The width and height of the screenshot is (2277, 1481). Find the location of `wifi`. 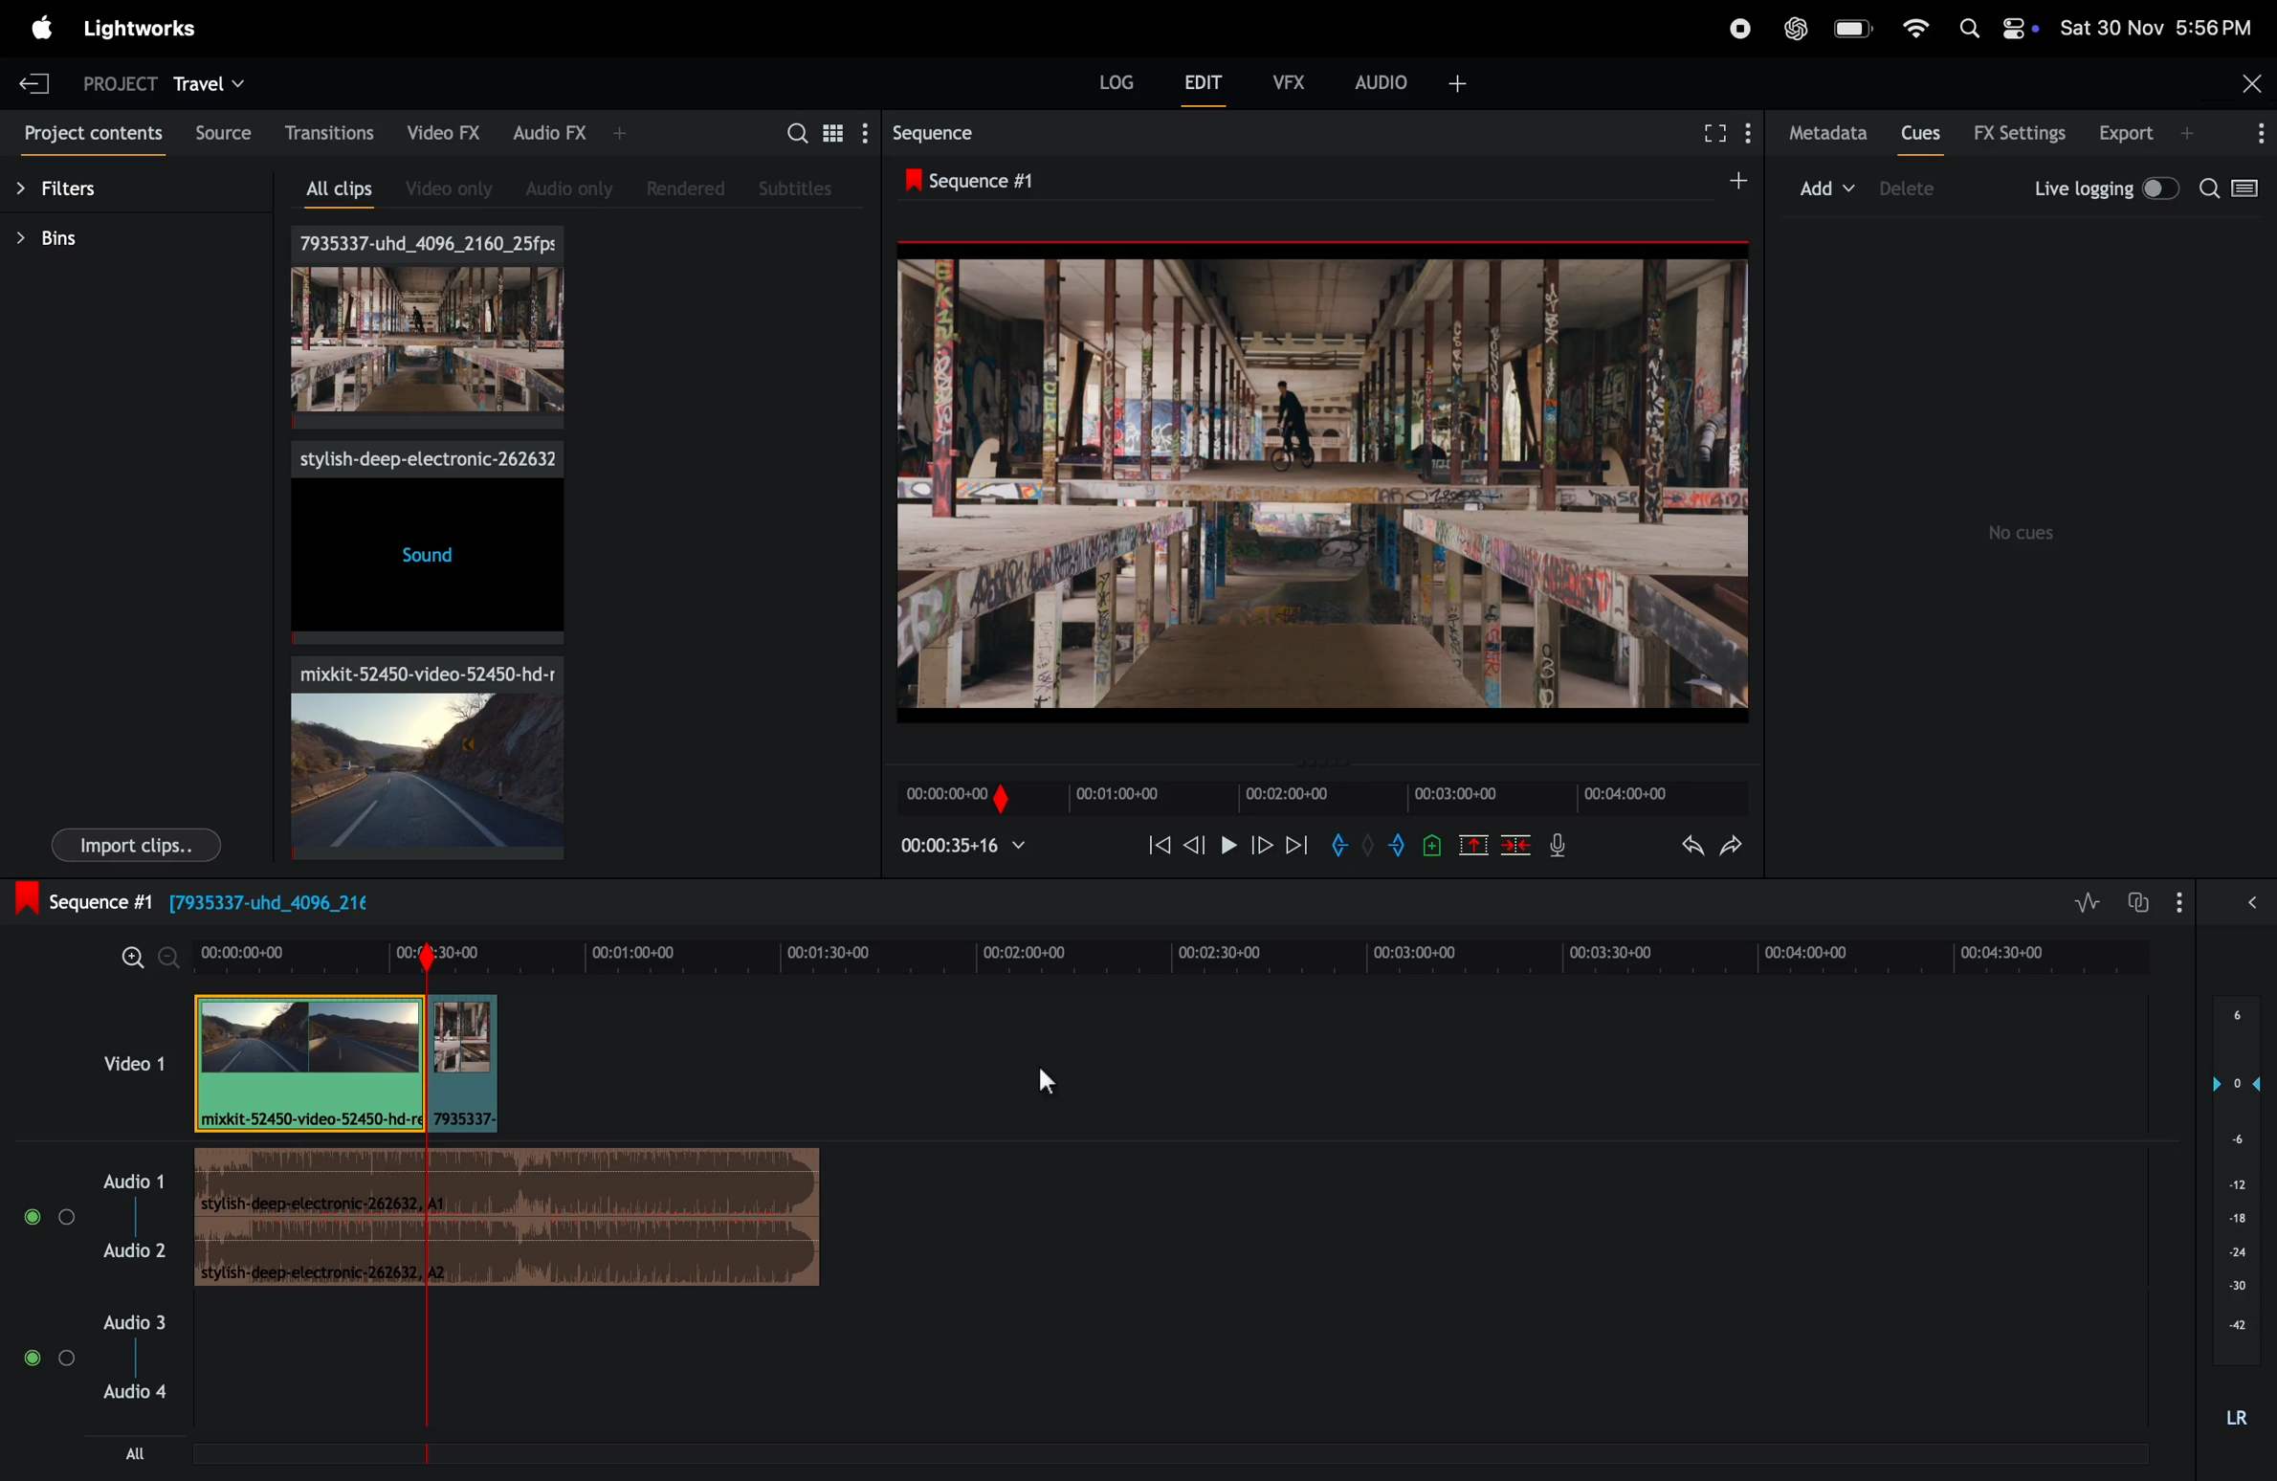

wifi is located at coordinates (1912, 26).